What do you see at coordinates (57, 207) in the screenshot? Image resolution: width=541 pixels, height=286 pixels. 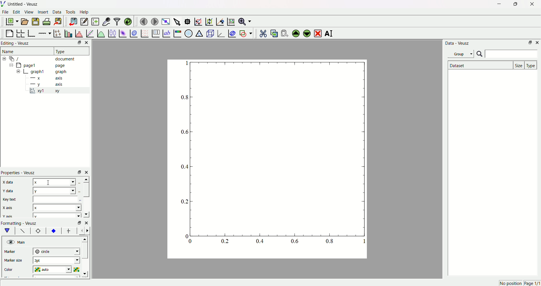 I see `x` at bounding box center [57, 207].